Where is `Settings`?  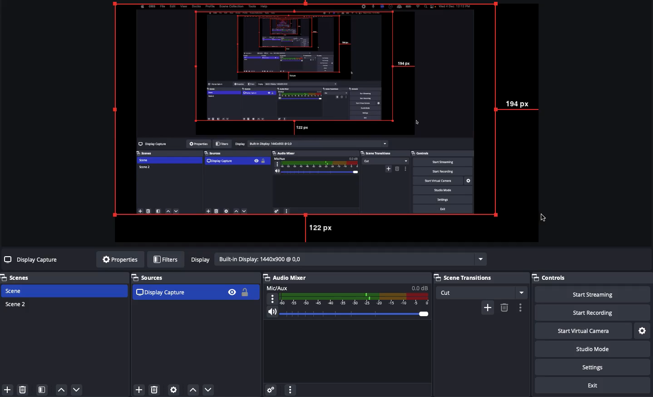
Settings is located at coordinates (643, 330).